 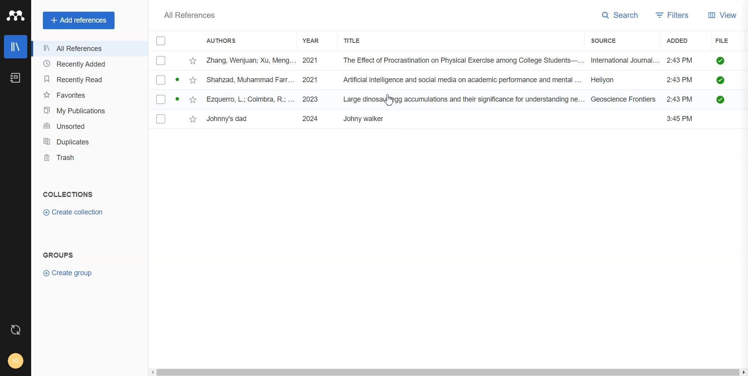 I want to click on unread, so click(x=176, y=98).